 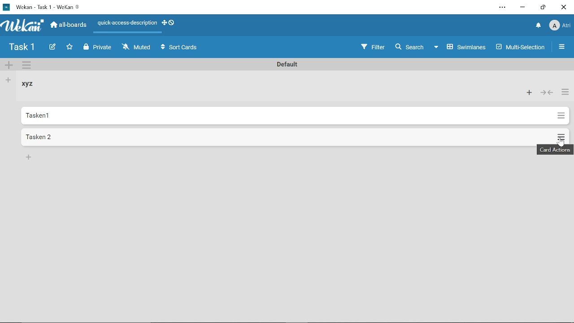 I want to click on Restore down, so click(x=542, y=8).